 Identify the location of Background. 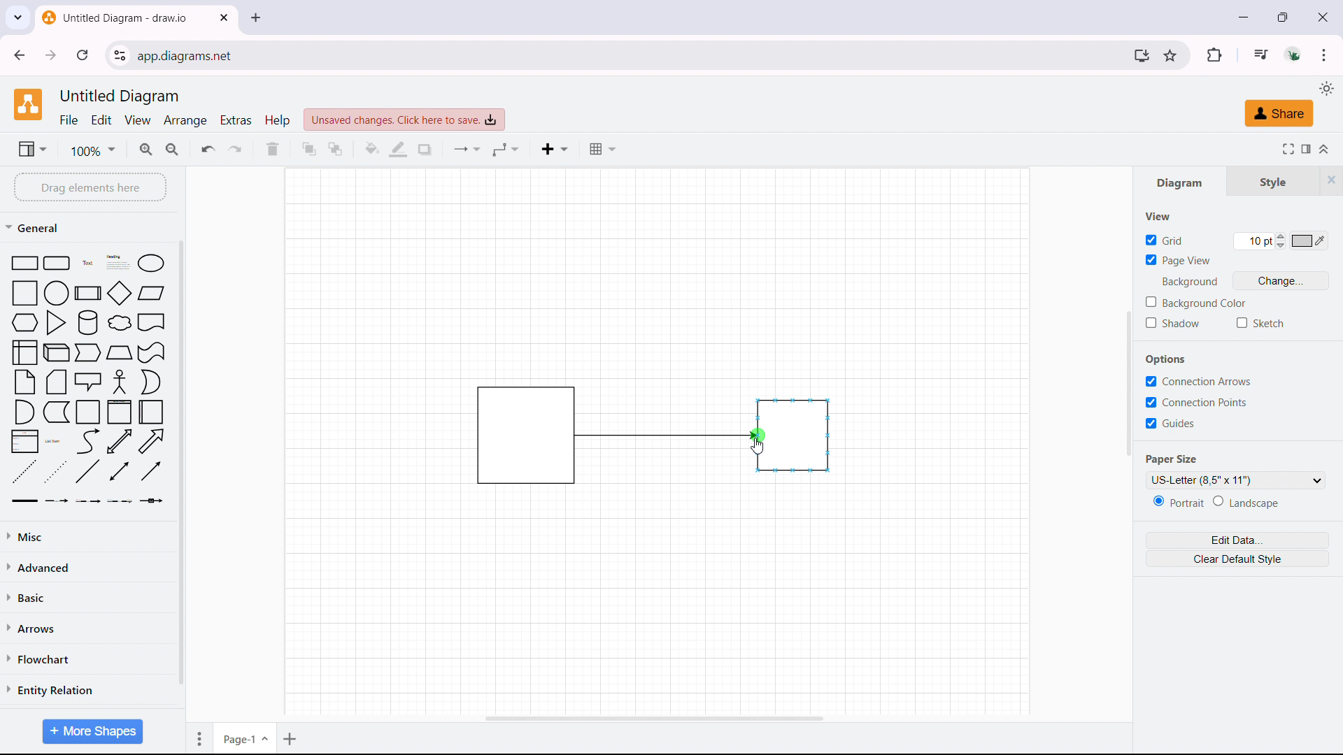
(1186, 282).